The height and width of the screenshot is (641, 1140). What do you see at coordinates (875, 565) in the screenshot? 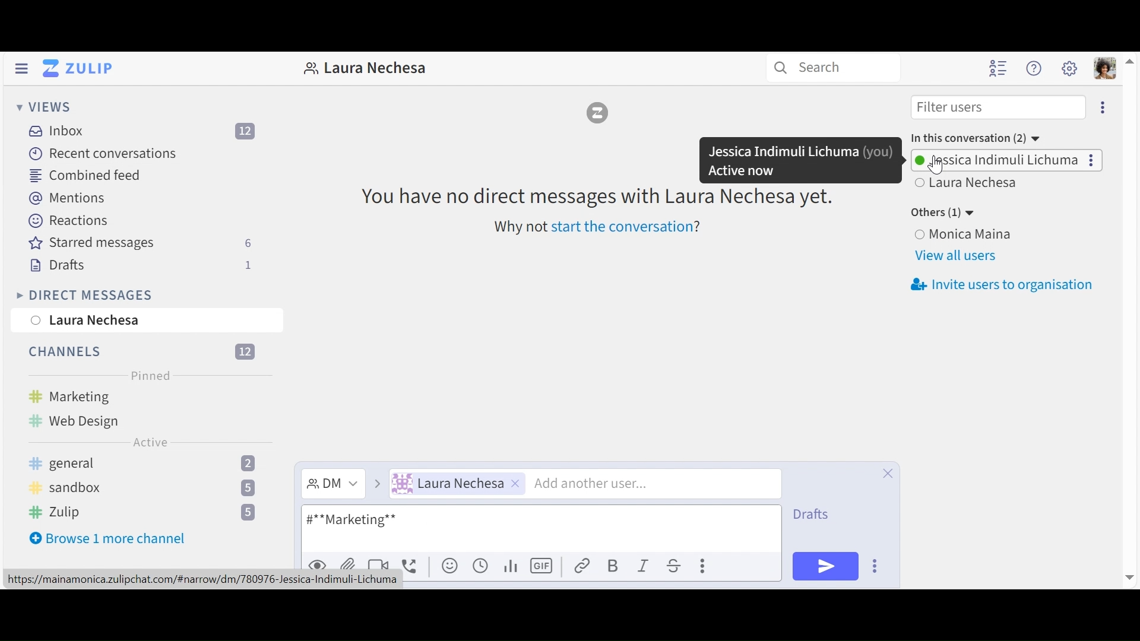
I see `compose actions` at bounding box center [875, 565].